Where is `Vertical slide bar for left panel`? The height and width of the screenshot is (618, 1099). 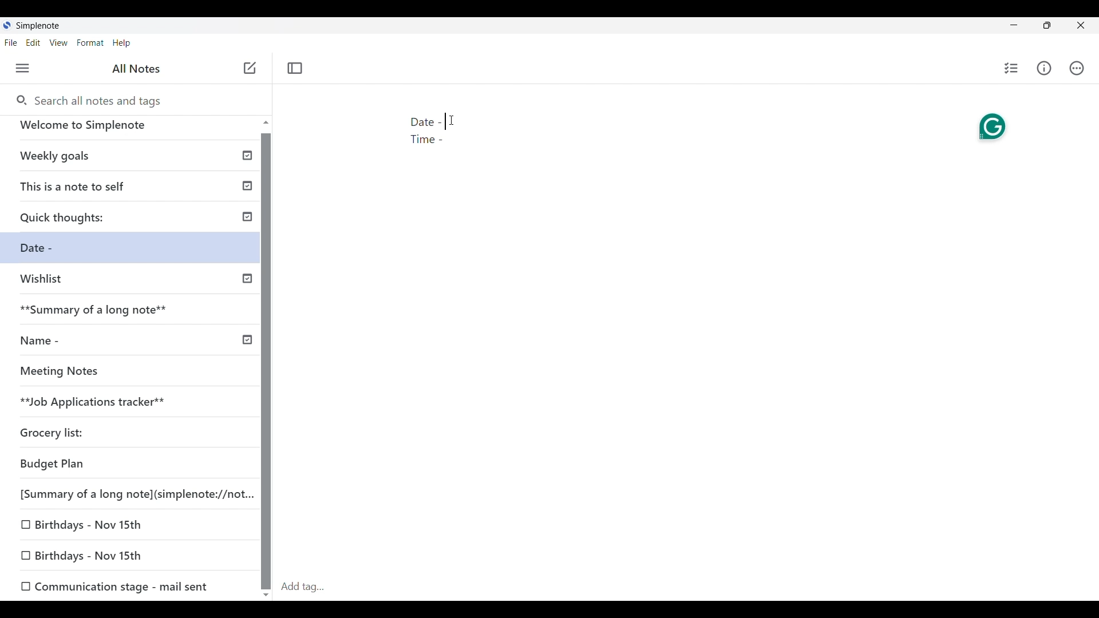 Vertical slide bar for left panel is located at coordinates (266, 362).